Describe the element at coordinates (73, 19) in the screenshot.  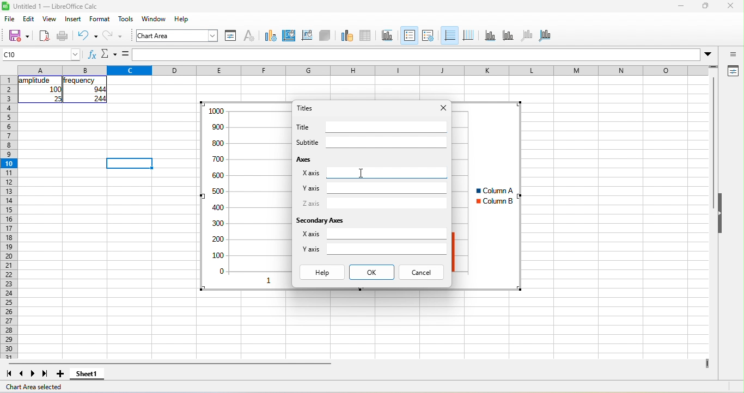
I see `insert` at that location.